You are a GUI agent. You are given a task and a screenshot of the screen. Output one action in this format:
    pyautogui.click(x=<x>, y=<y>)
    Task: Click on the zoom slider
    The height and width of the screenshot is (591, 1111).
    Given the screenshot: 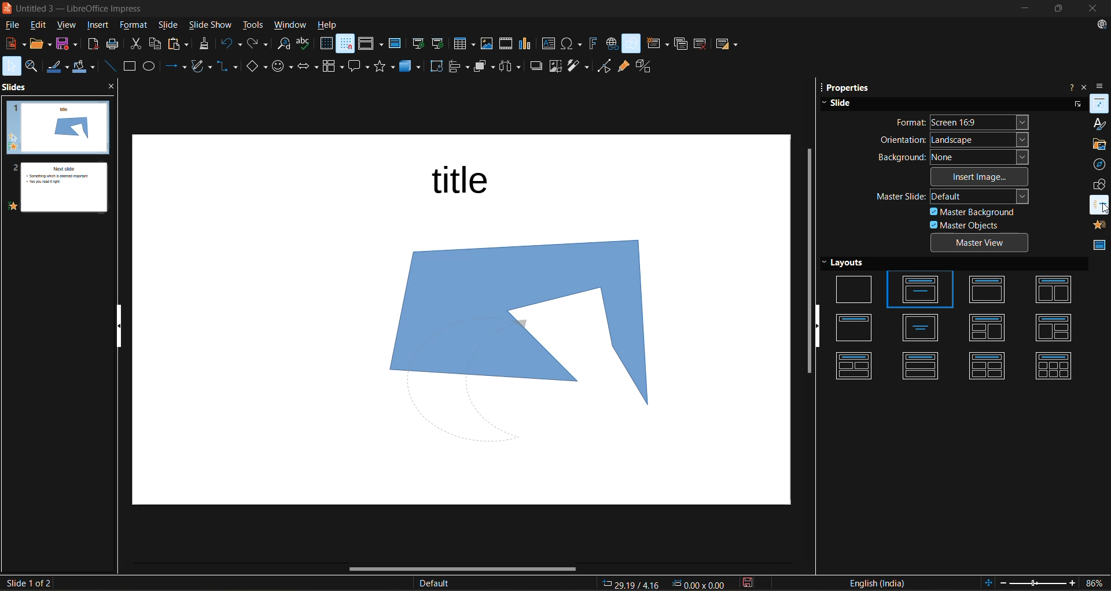 What is the action you would take?
    pyautogui.click(x=1039, y=584)
    